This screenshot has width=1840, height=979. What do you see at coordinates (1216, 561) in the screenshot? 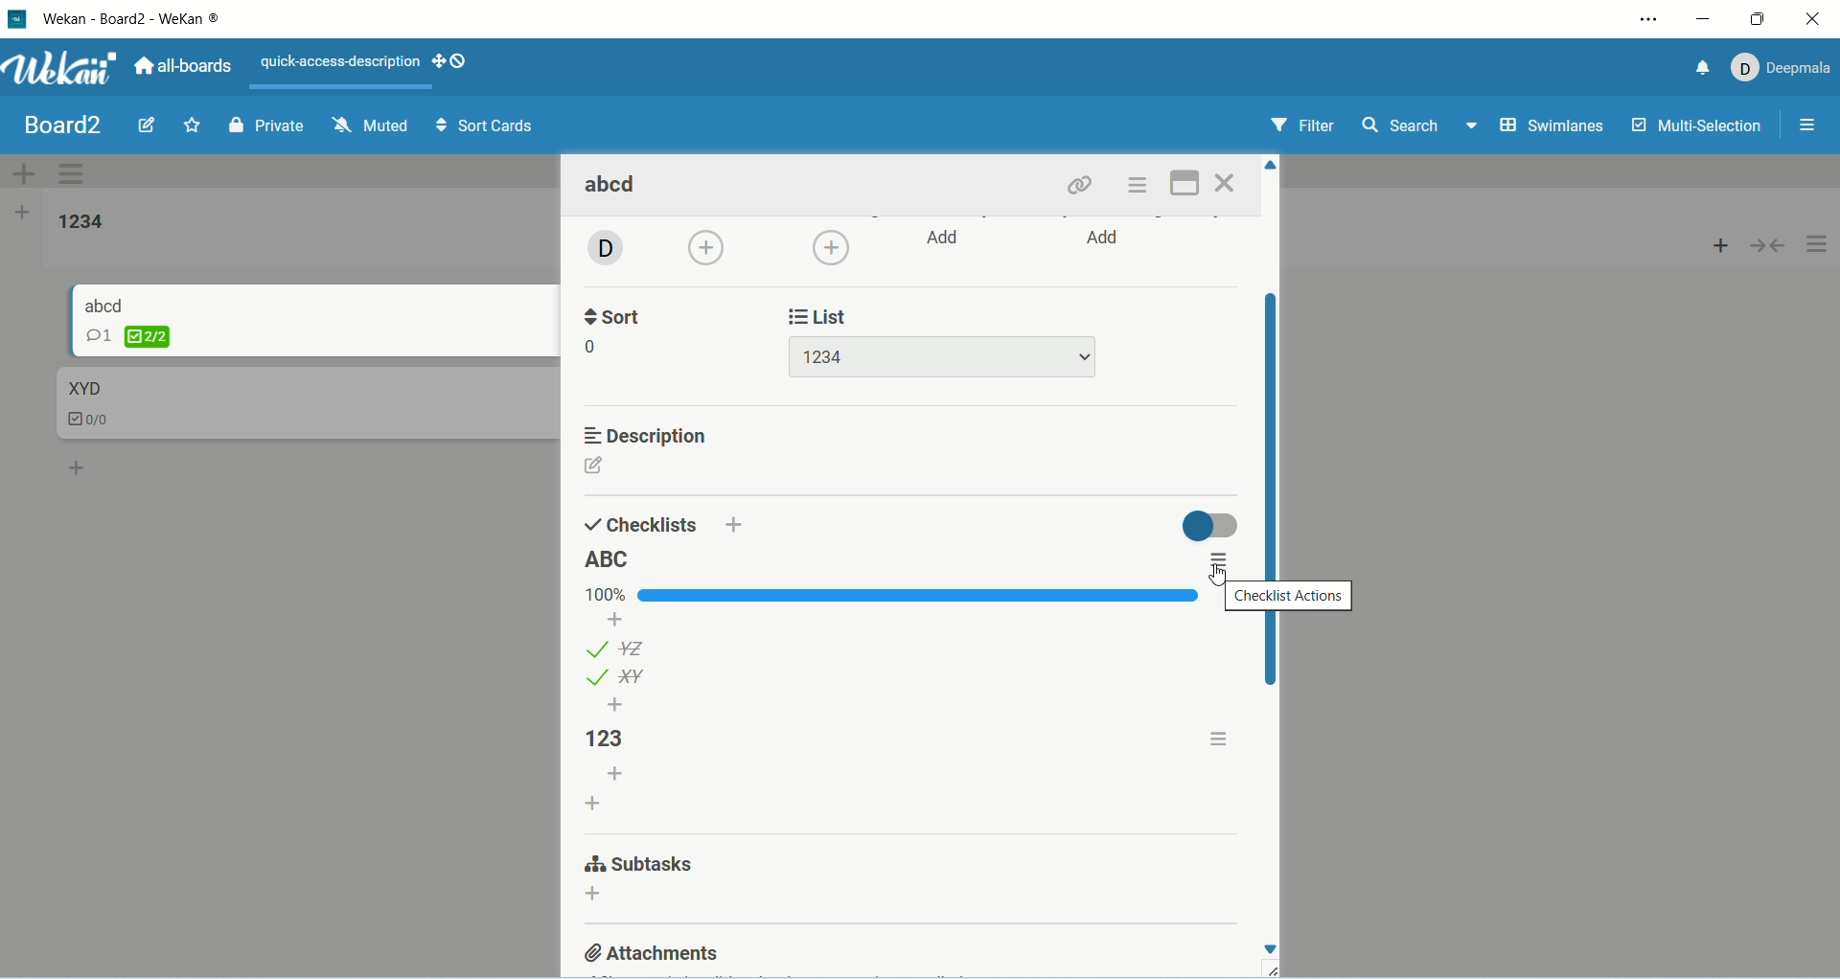
I see `options` at bounding box center [1216, 561].